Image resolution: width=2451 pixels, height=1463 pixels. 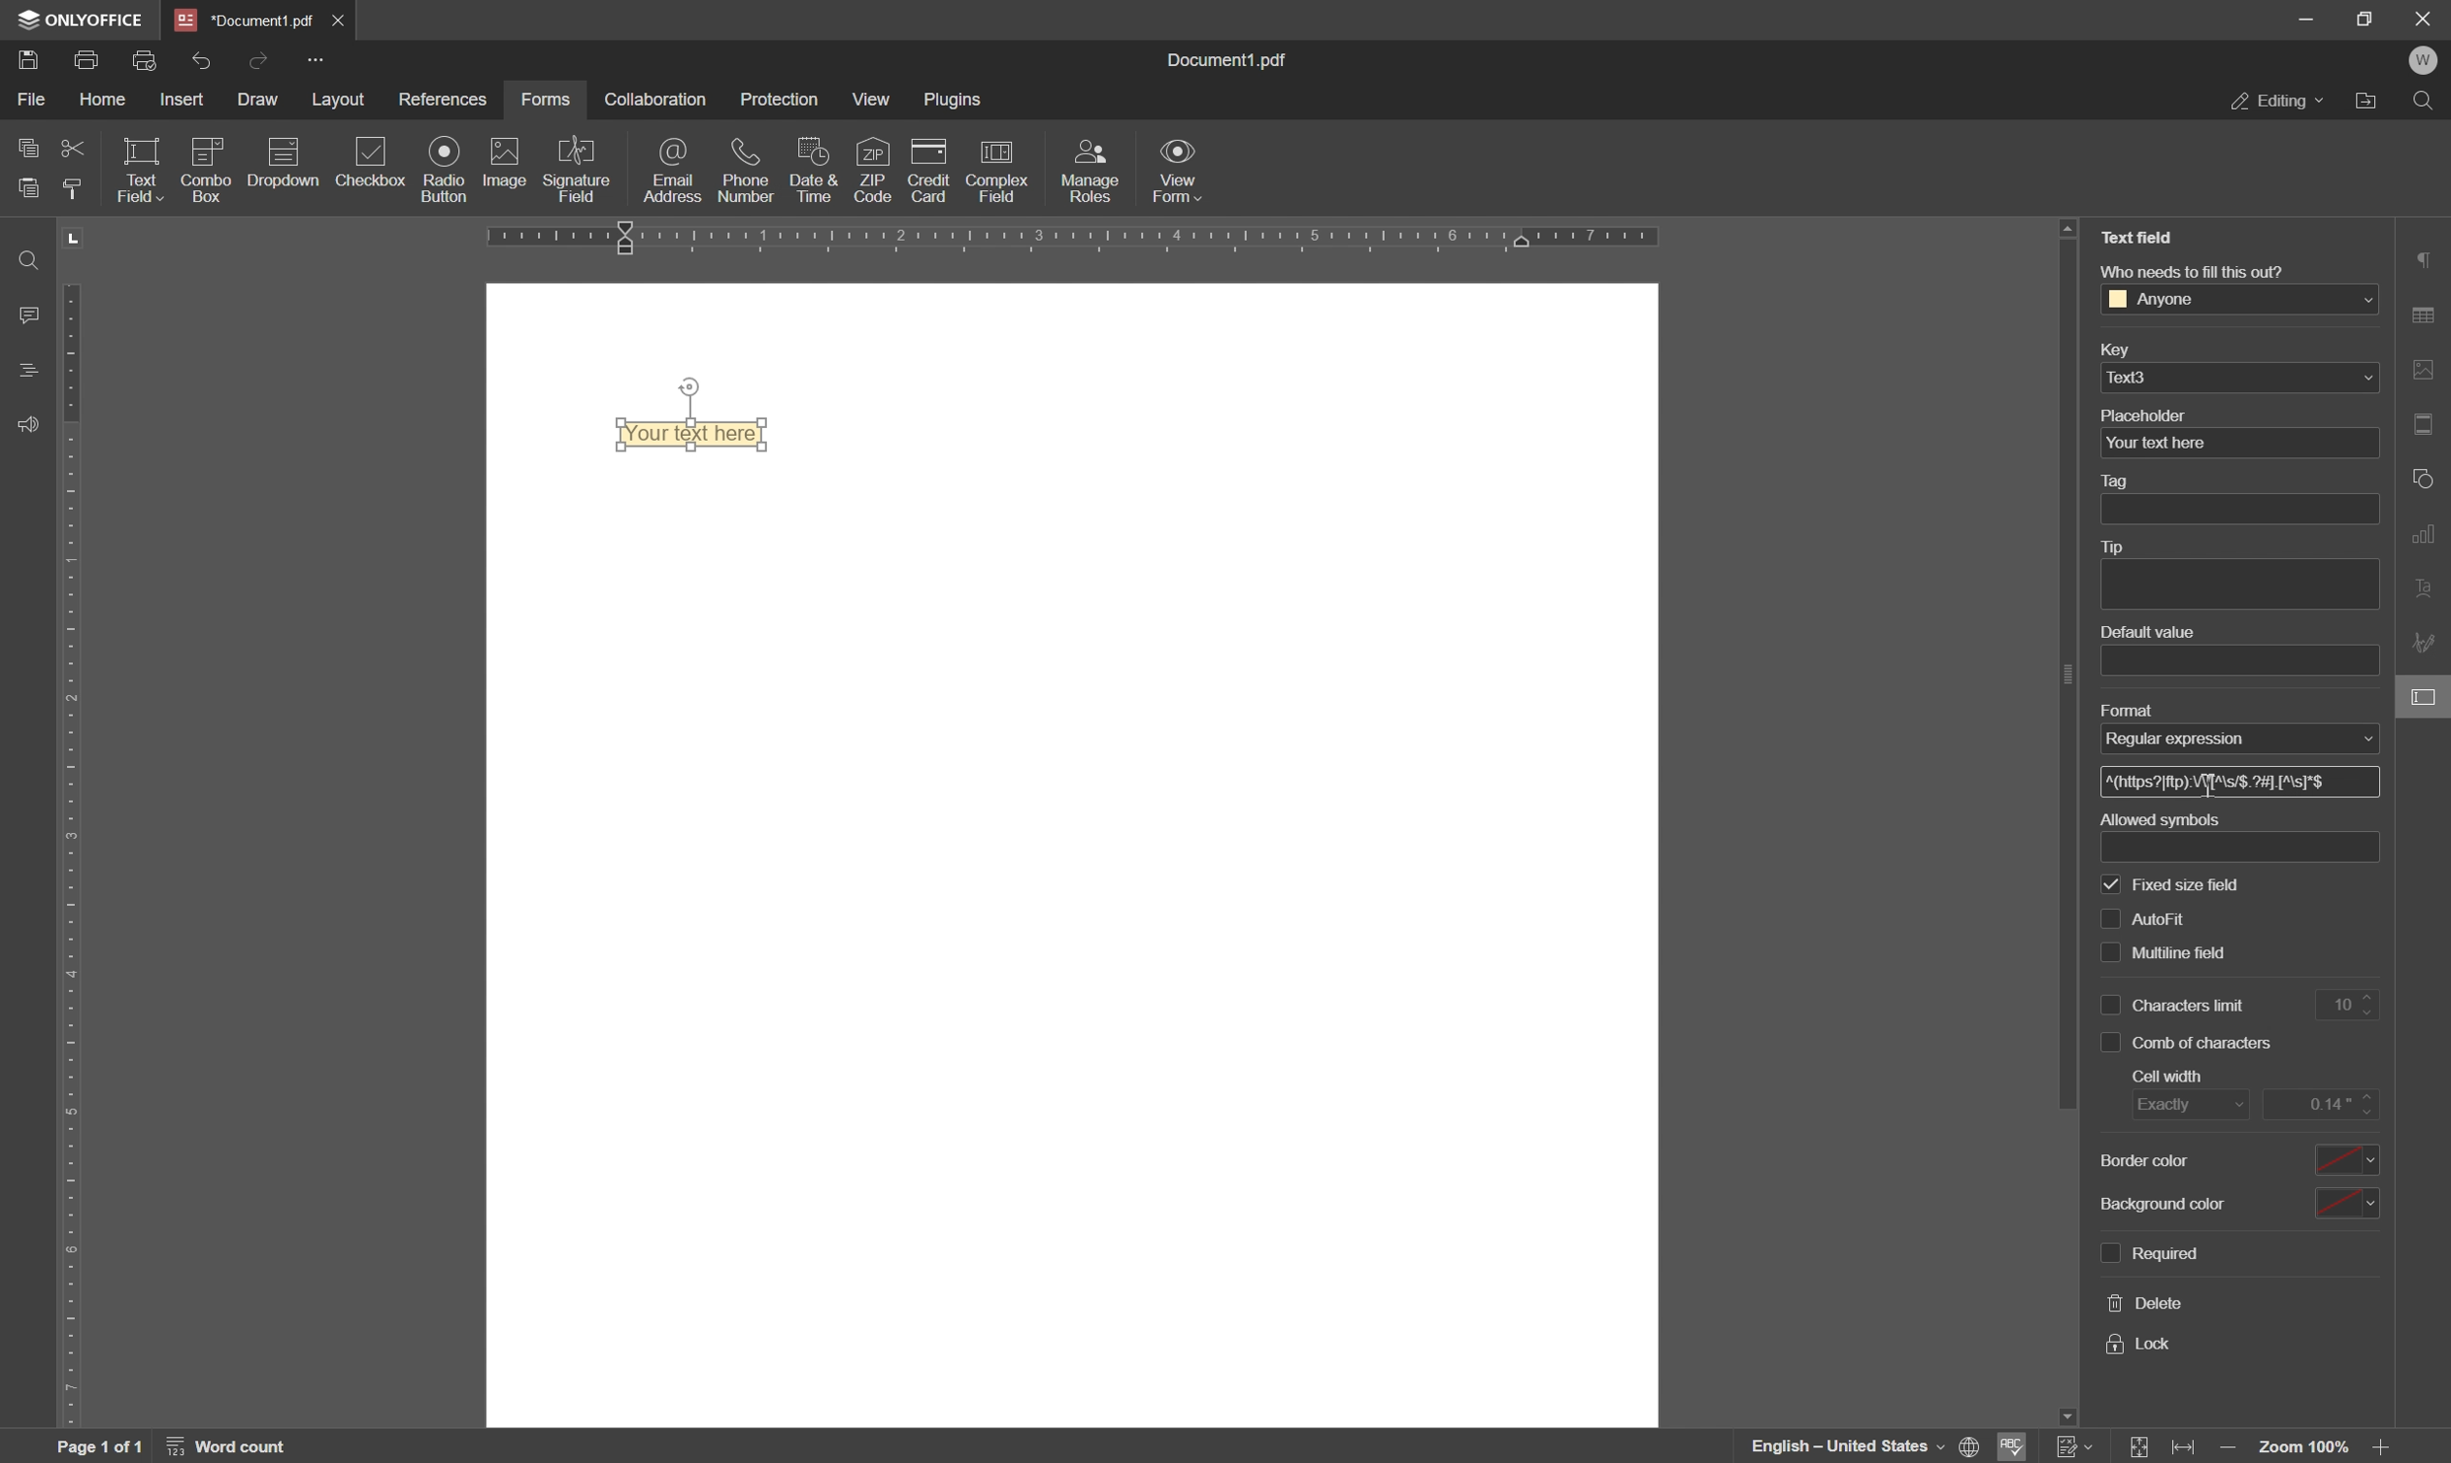 I want to click on checkbox, so click(x=2106, y=916).